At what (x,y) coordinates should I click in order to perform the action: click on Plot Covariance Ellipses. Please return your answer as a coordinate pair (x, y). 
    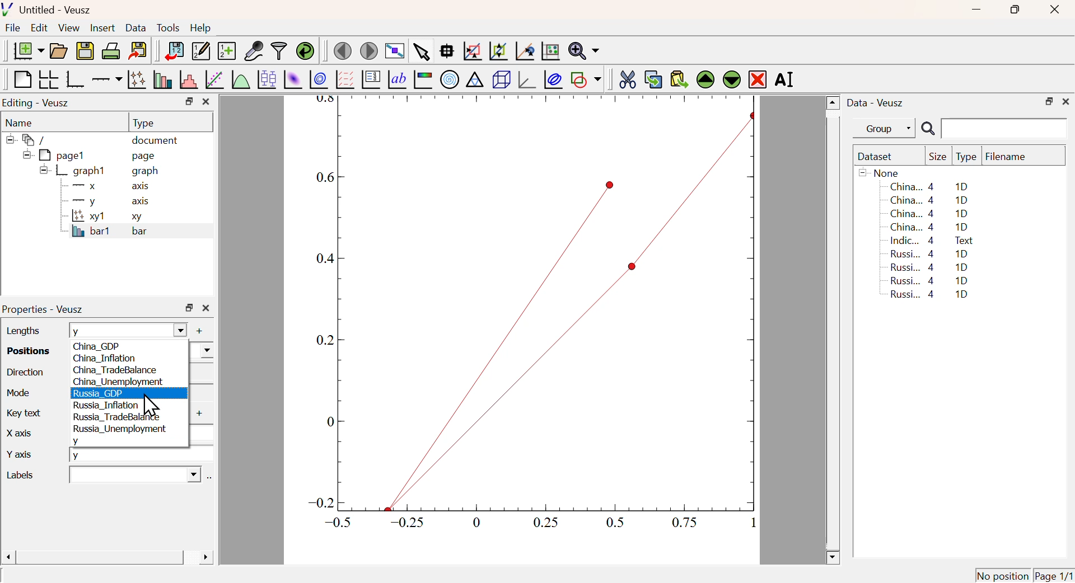
    Looking at the image, I should click on (553, 81).